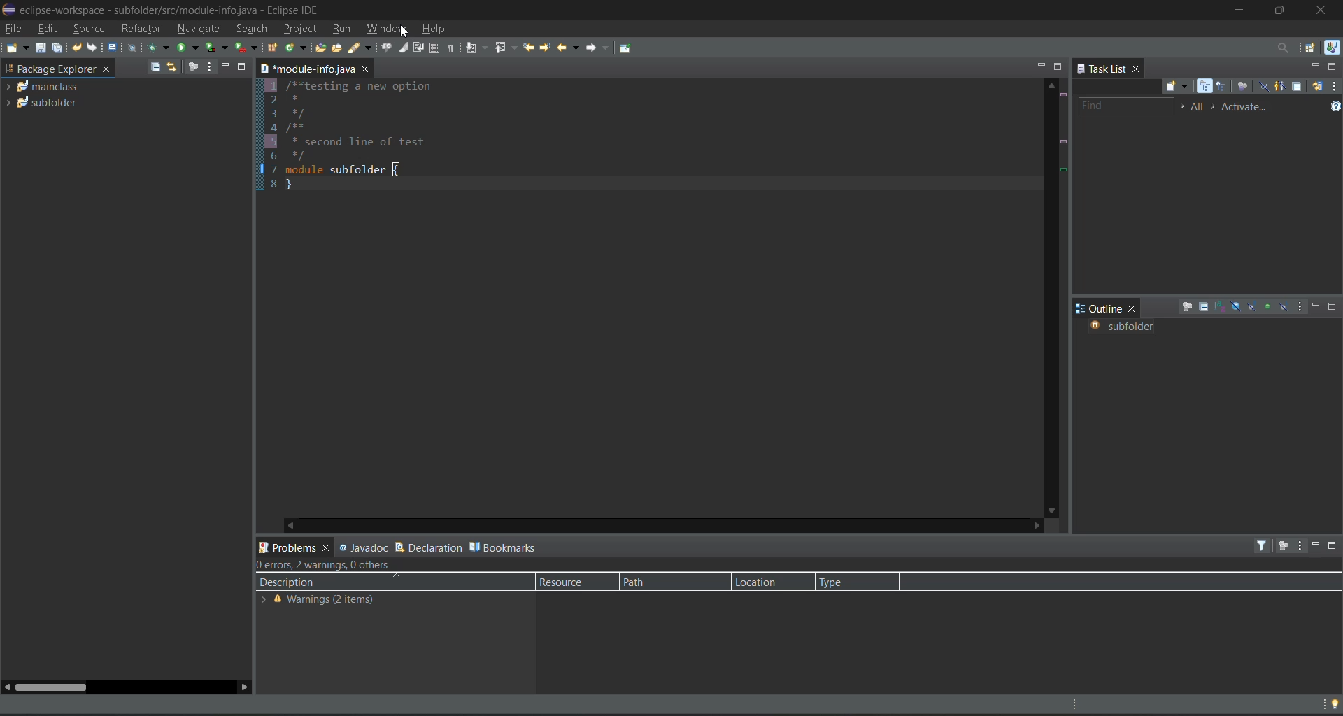  Describe the element at coordinates (42, 48) in the screenshot. I see `save` at that location.